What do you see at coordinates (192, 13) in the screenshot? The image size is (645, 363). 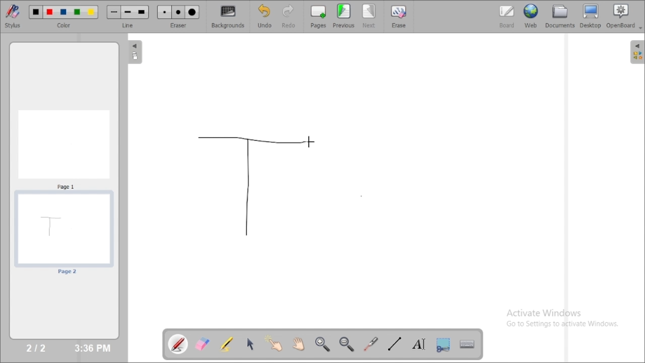 I see `Large eraser` at bounding box center [192, 13].